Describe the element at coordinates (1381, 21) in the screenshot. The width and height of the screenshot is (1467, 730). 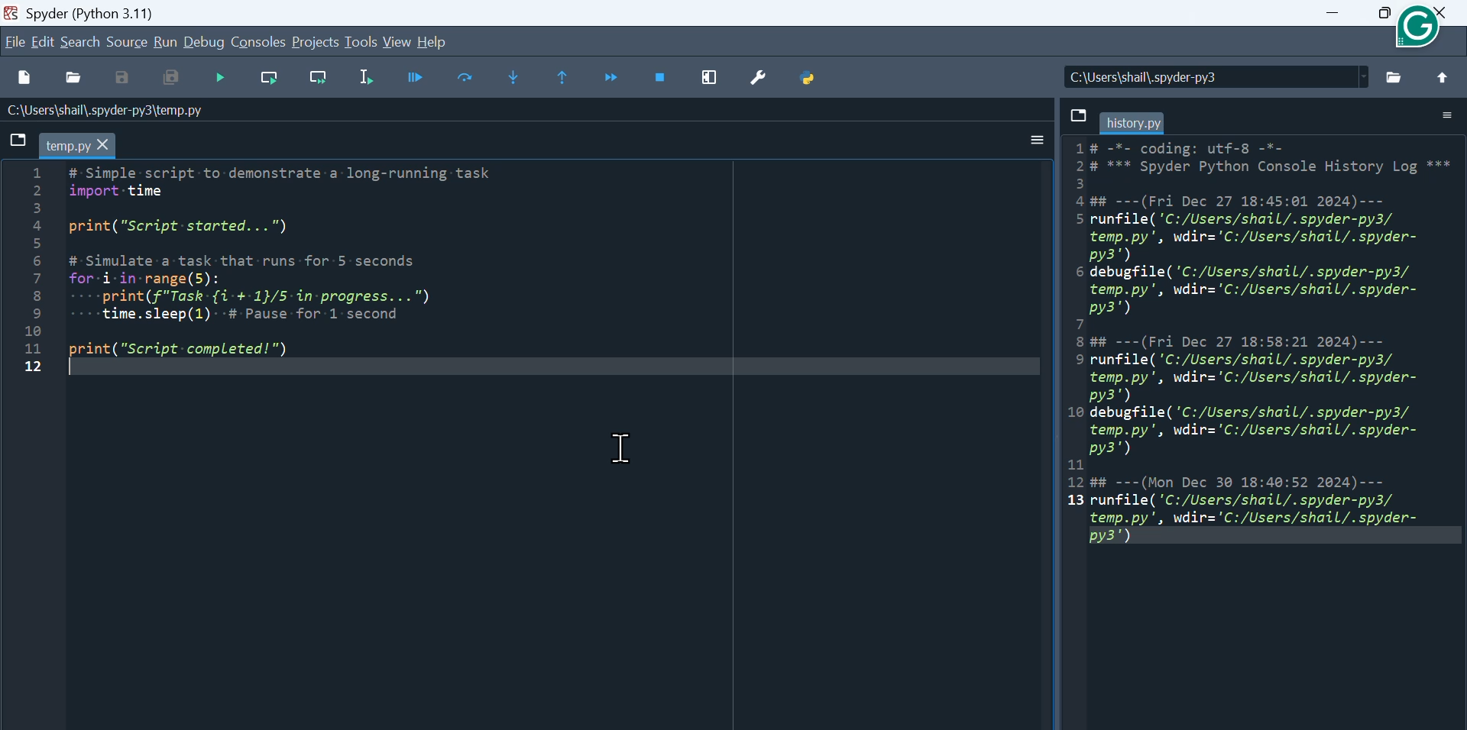
I see `maximize` at that location.